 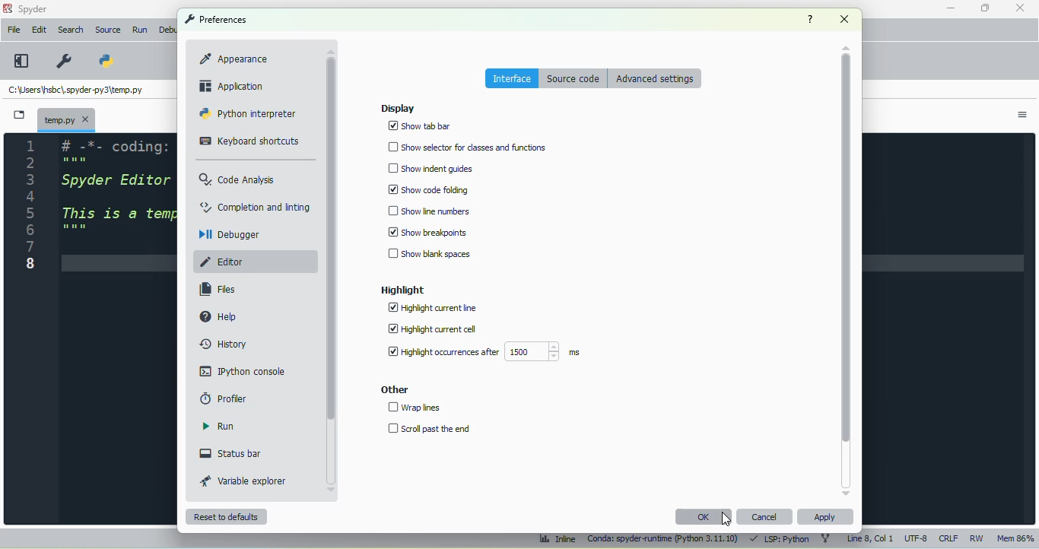 What do you see at coordinates (811, 19) in the screenshot?
I see `help` at bounding box center [811, 19].